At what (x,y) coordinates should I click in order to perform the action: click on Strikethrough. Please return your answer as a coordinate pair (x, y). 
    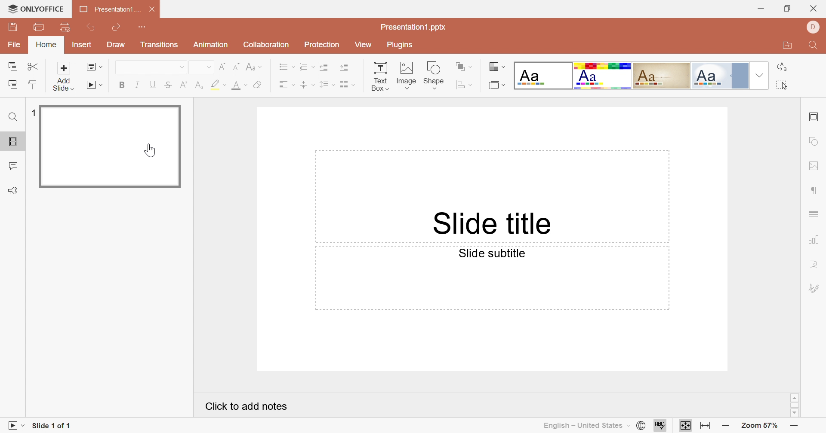
    Looking at the image, I should click on (170, 83).